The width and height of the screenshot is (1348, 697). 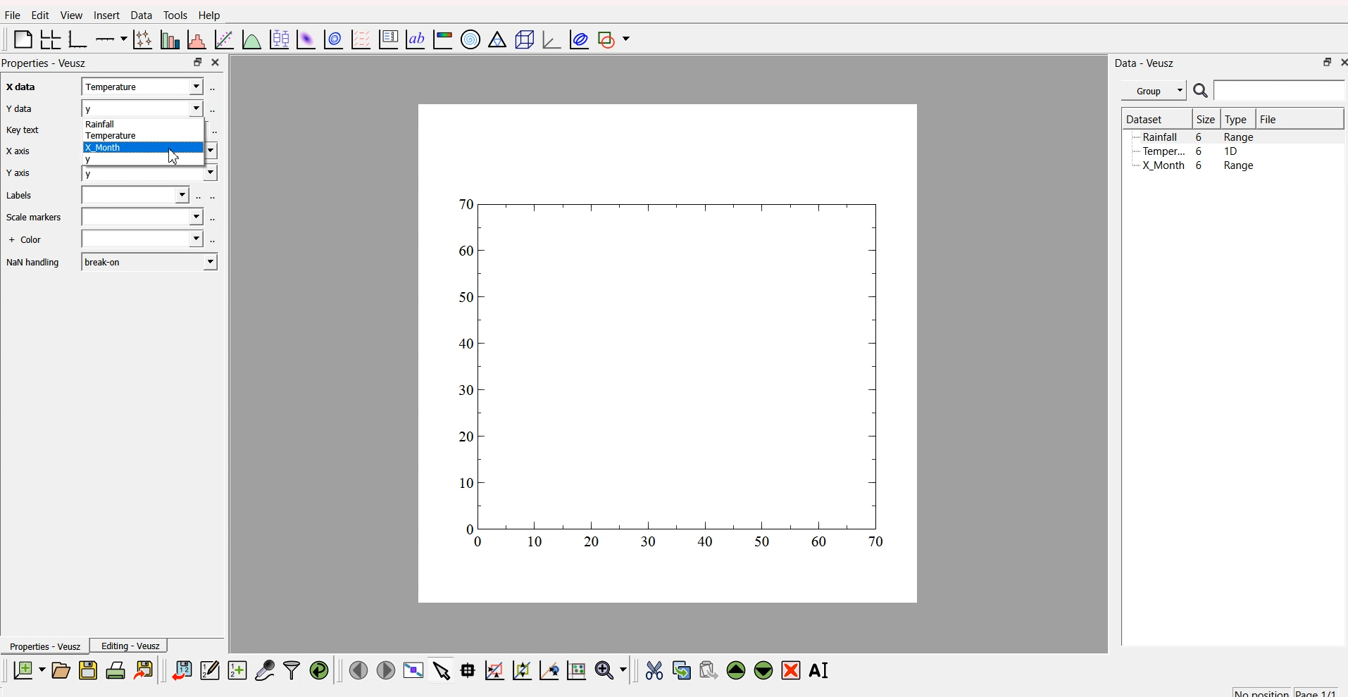 What do you see at coordinates (708, 670) in the screenshot?
I see `paste the widget from the clipboard` at bounding box center [708, 670].